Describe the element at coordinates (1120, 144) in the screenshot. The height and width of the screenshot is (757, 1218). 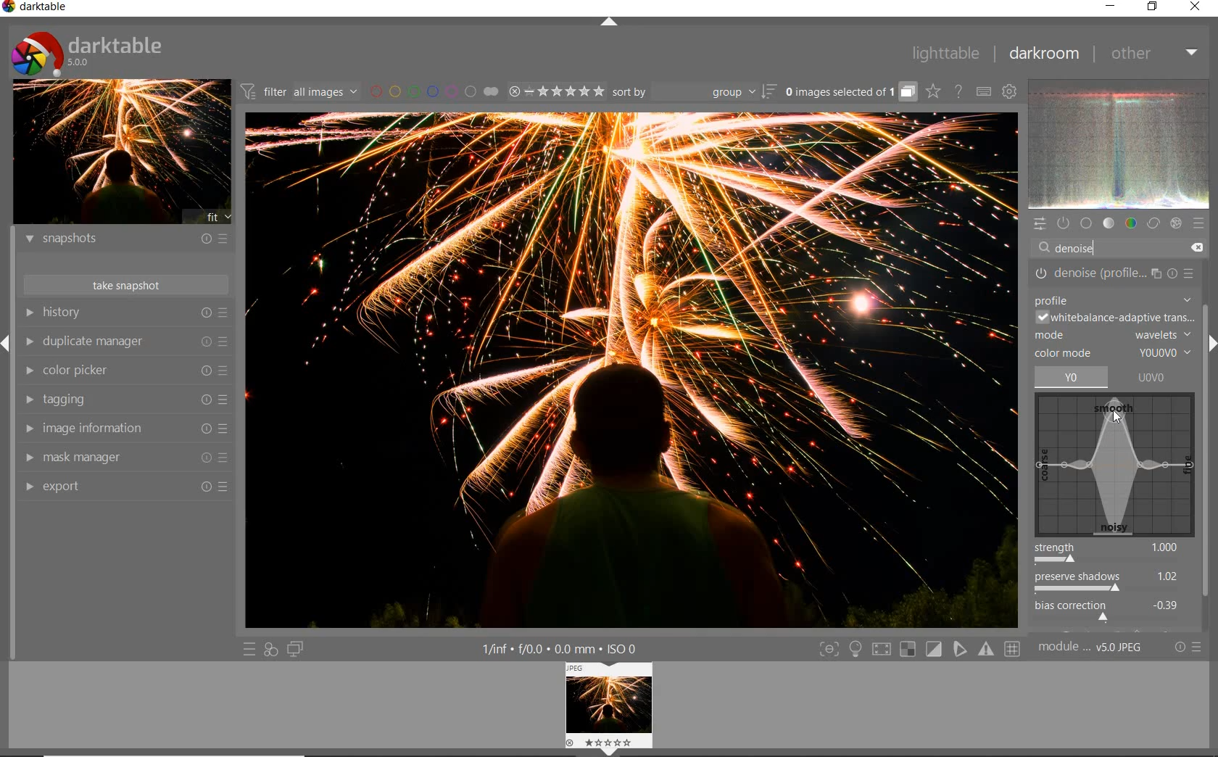
I see `waveform` at that location.